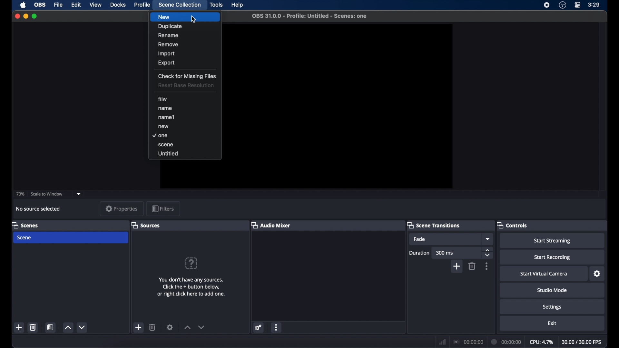 The height and width of the screenshot is (348, 619). I want to click on 300ms, so click(445, 253).